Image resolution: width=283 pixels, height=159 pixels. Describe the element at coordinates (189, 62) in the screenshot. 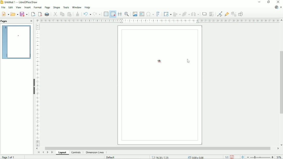

I see `Cursor` at that location.